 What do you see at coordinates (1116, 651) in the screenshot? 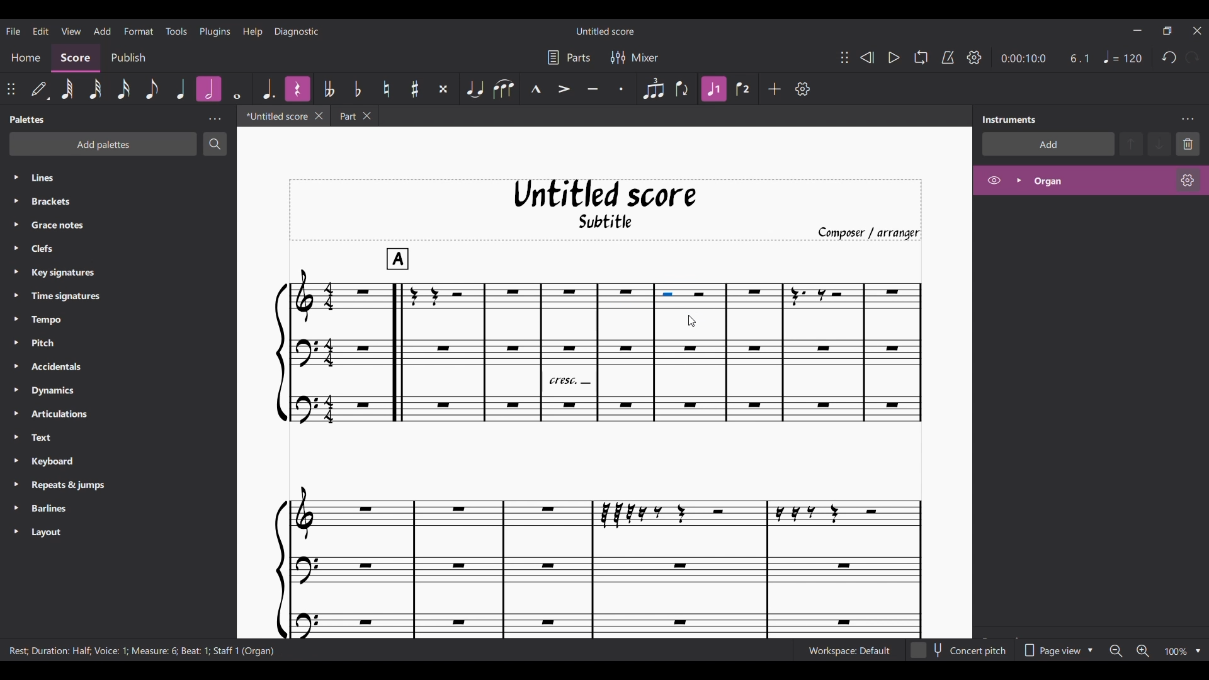
I see `Zoom out` at bounding box center [1116, 651].